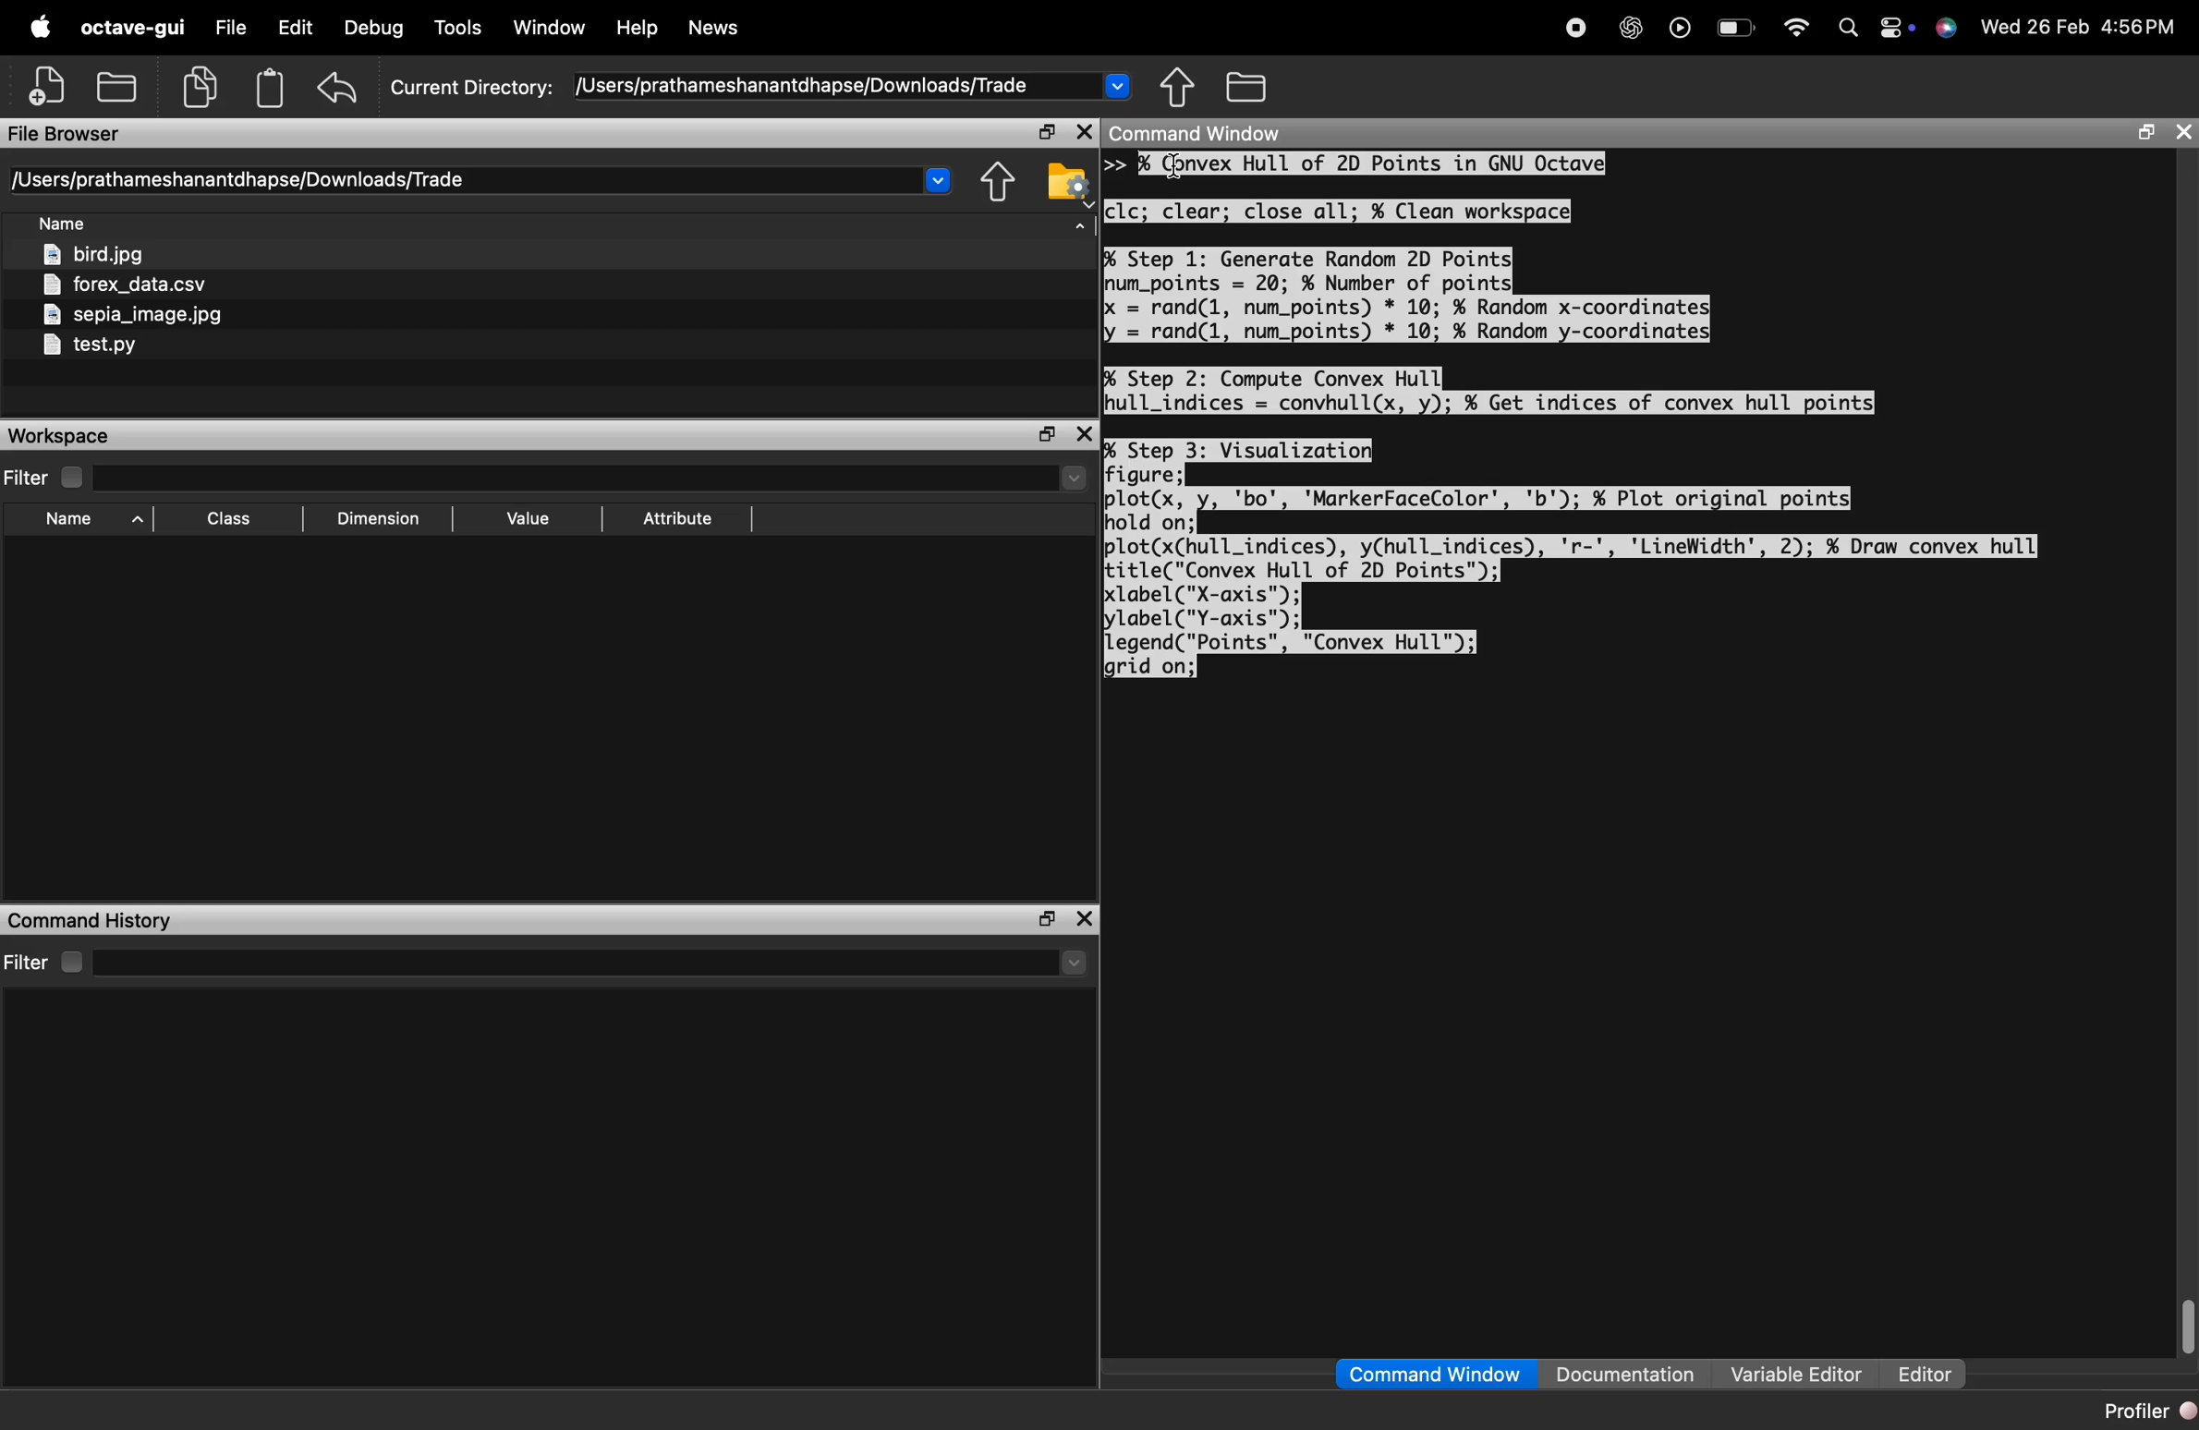 Image resolution: width=2199 pixels, height=1430 pixels. Describe the element at coordinates (95, 918) in the screenshot. I see `Command History` at that location.